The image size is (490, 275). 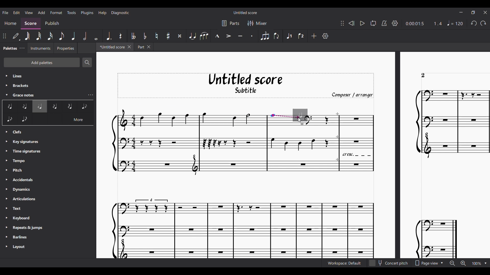 What do you see at coordinates (204, 36) in the screenshot?
I see `Slur` at bounding box center [204, 36].